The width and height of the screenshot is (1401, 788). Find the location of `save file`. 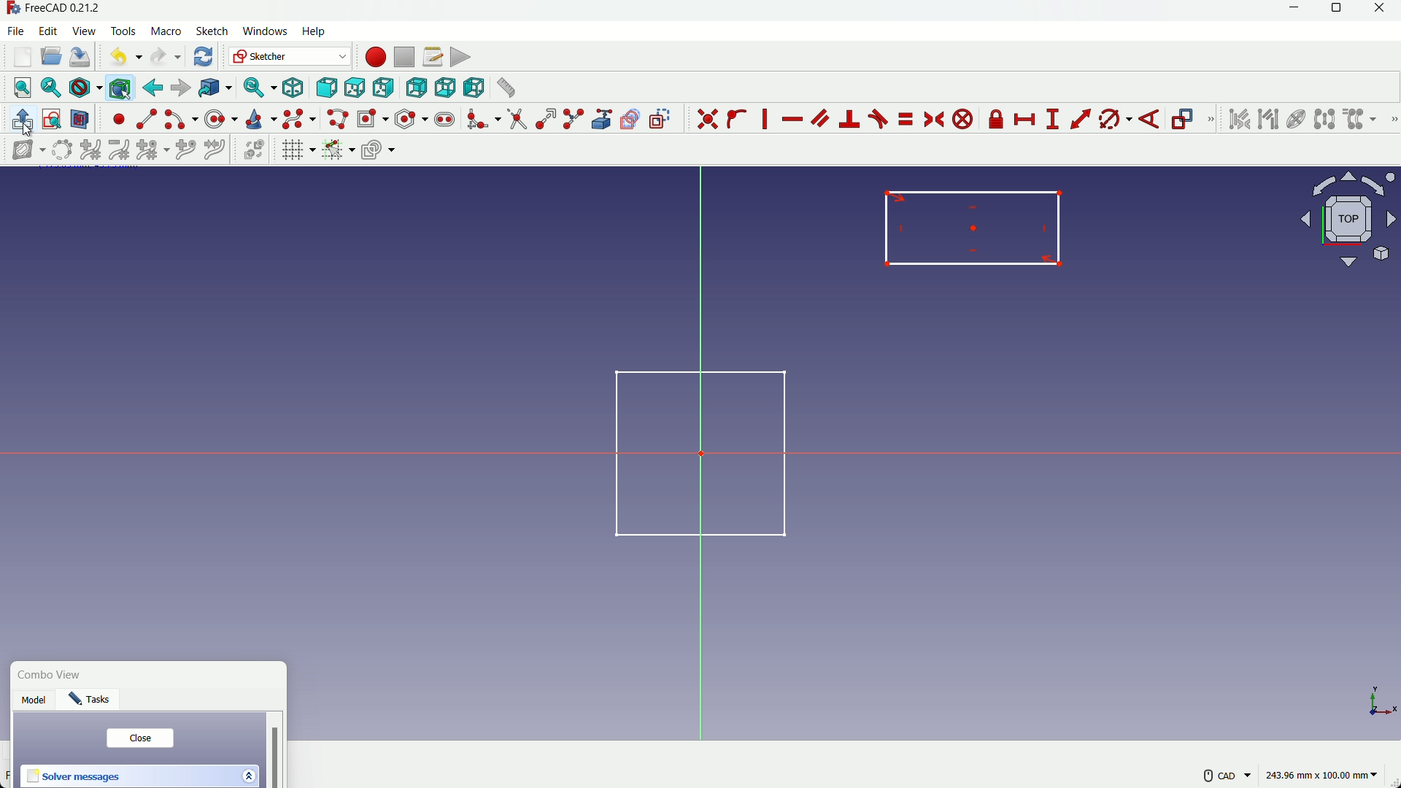

save file is located at coordinates (80, 58).